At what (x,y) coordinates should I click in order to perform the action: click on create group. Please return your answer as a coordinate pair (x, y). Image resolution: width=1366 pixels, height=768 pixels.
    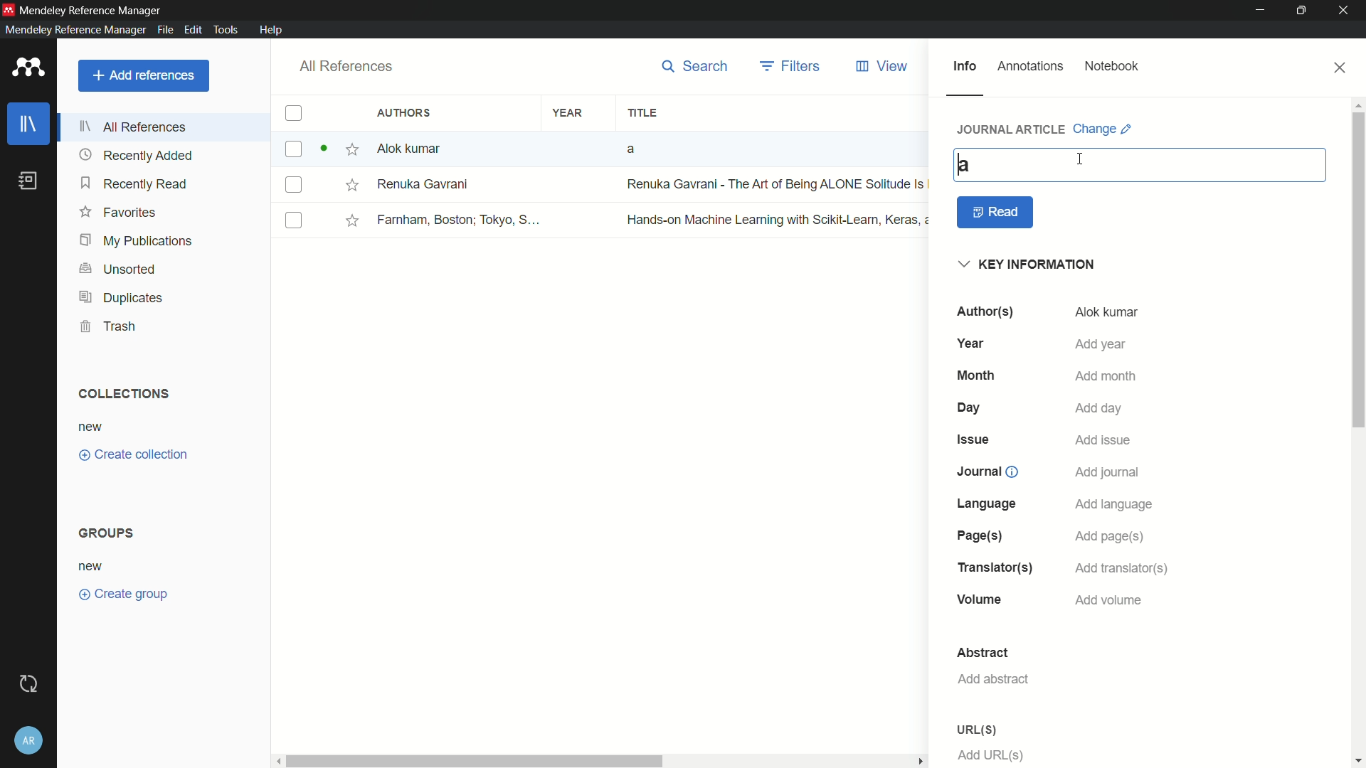
    Looking at the image, I should click on (122, 592).